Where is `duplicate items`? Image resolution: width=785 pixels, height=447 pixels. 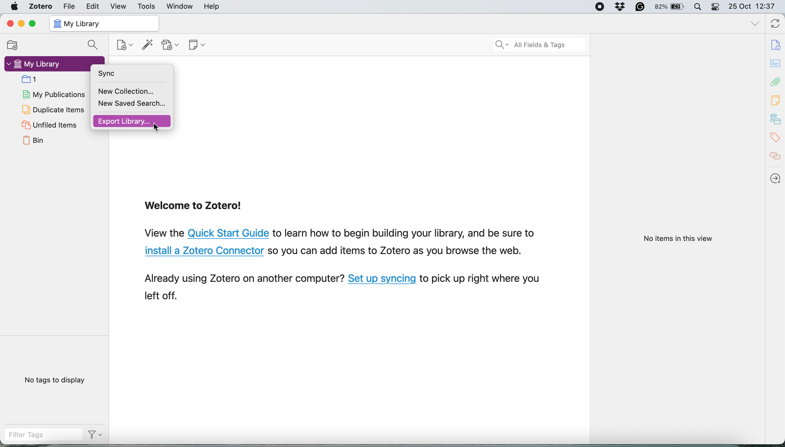
duplicate items is located at coordinates (54, 110).